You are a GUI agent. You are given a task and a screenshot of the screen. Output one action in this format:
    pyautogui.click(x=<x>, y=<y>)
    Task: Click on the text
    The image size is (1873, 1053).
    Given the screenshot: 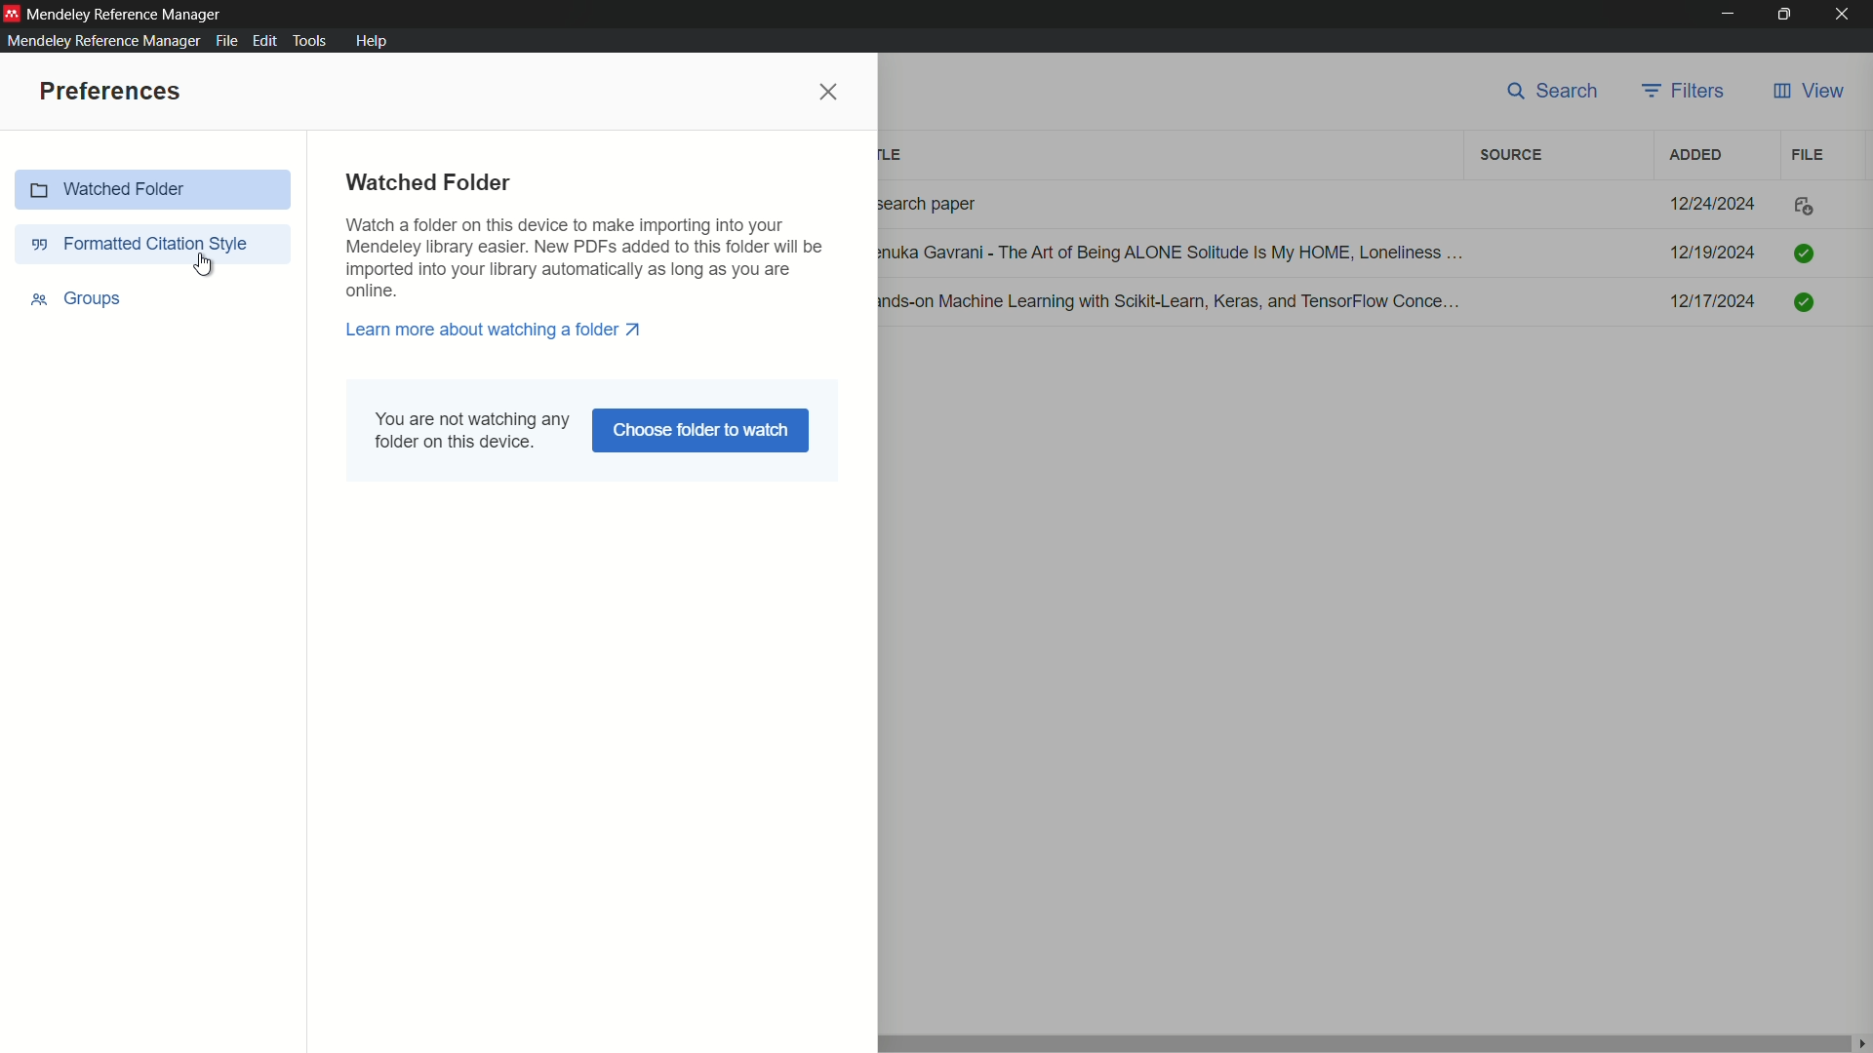 What is the action you would take?
    pyautogui.click(x=473, y=429)
    